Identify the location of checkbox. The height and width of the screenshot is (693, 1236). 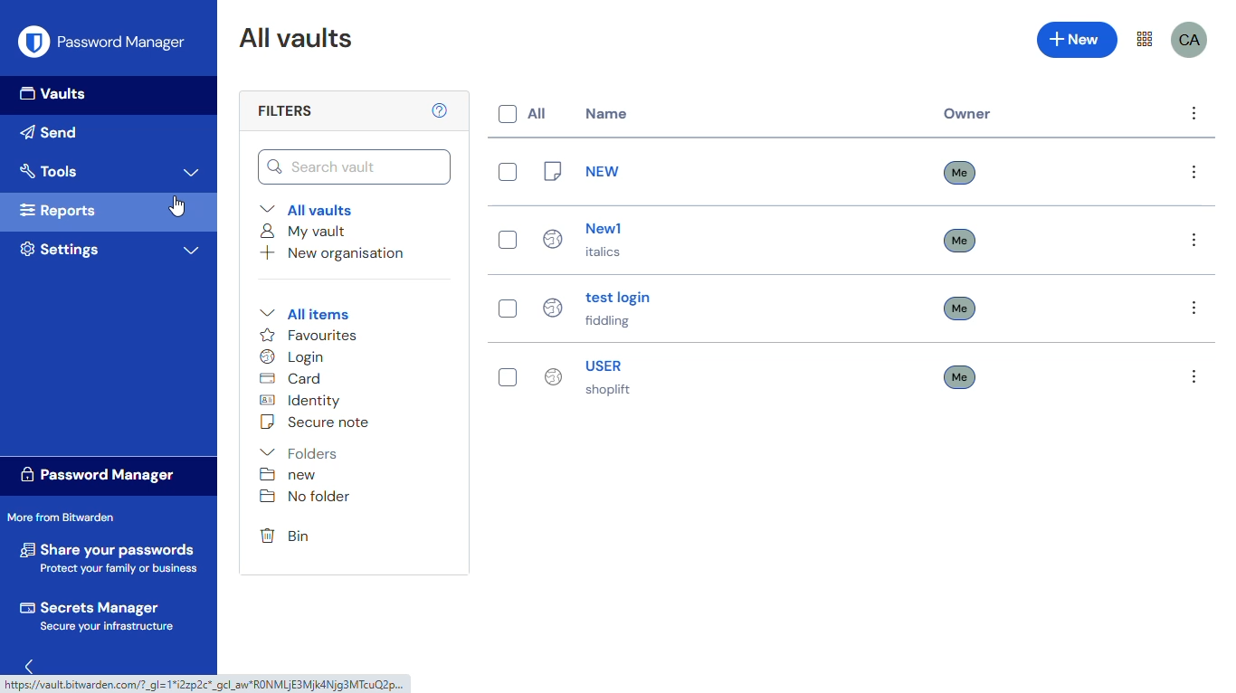
(509, 377).